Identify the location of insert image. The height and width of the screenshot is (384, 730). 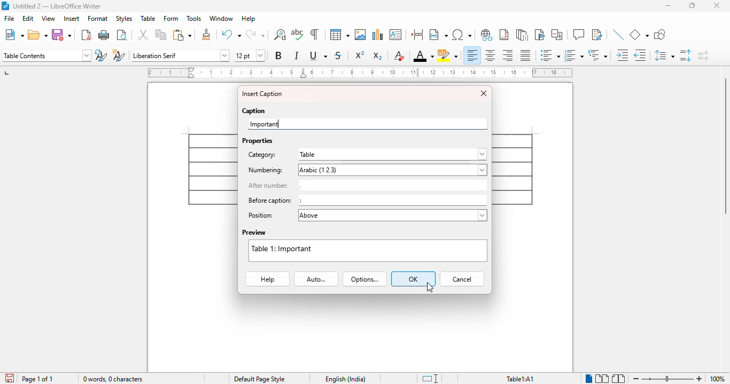
(361, 35).